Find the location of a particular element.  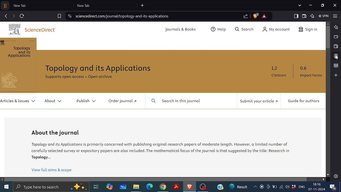

Share link is located at coordinates (246, 17).